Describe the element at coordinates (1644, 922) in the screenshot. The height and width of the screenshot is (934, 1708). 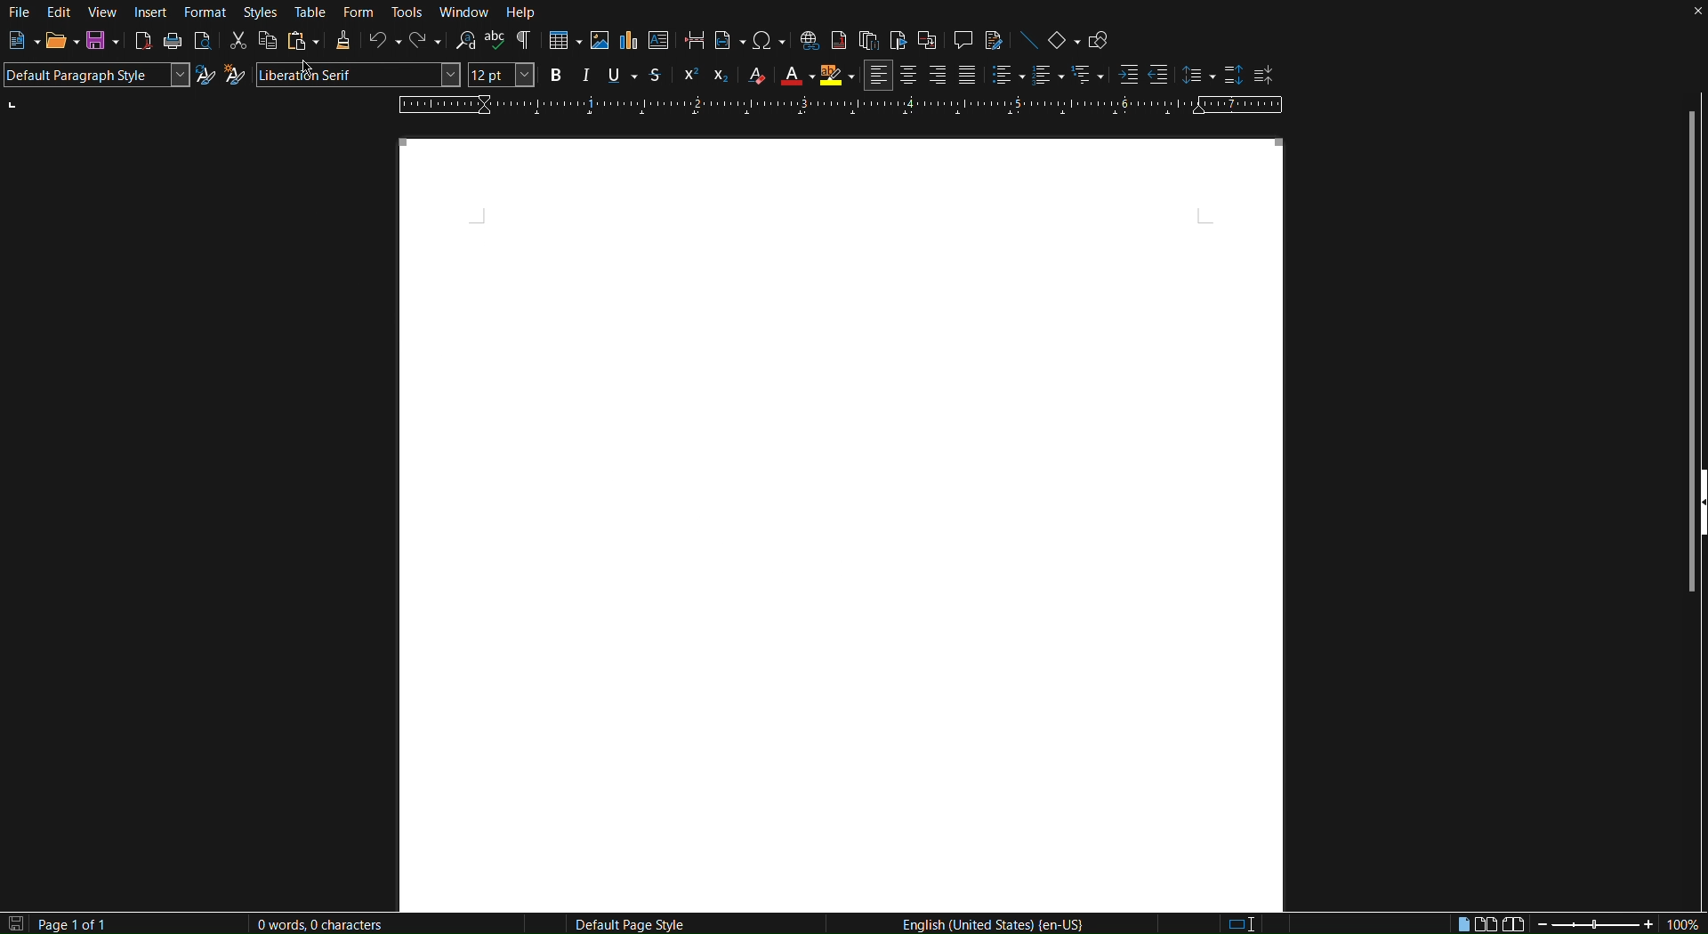
I see `Zoom in` at that location.